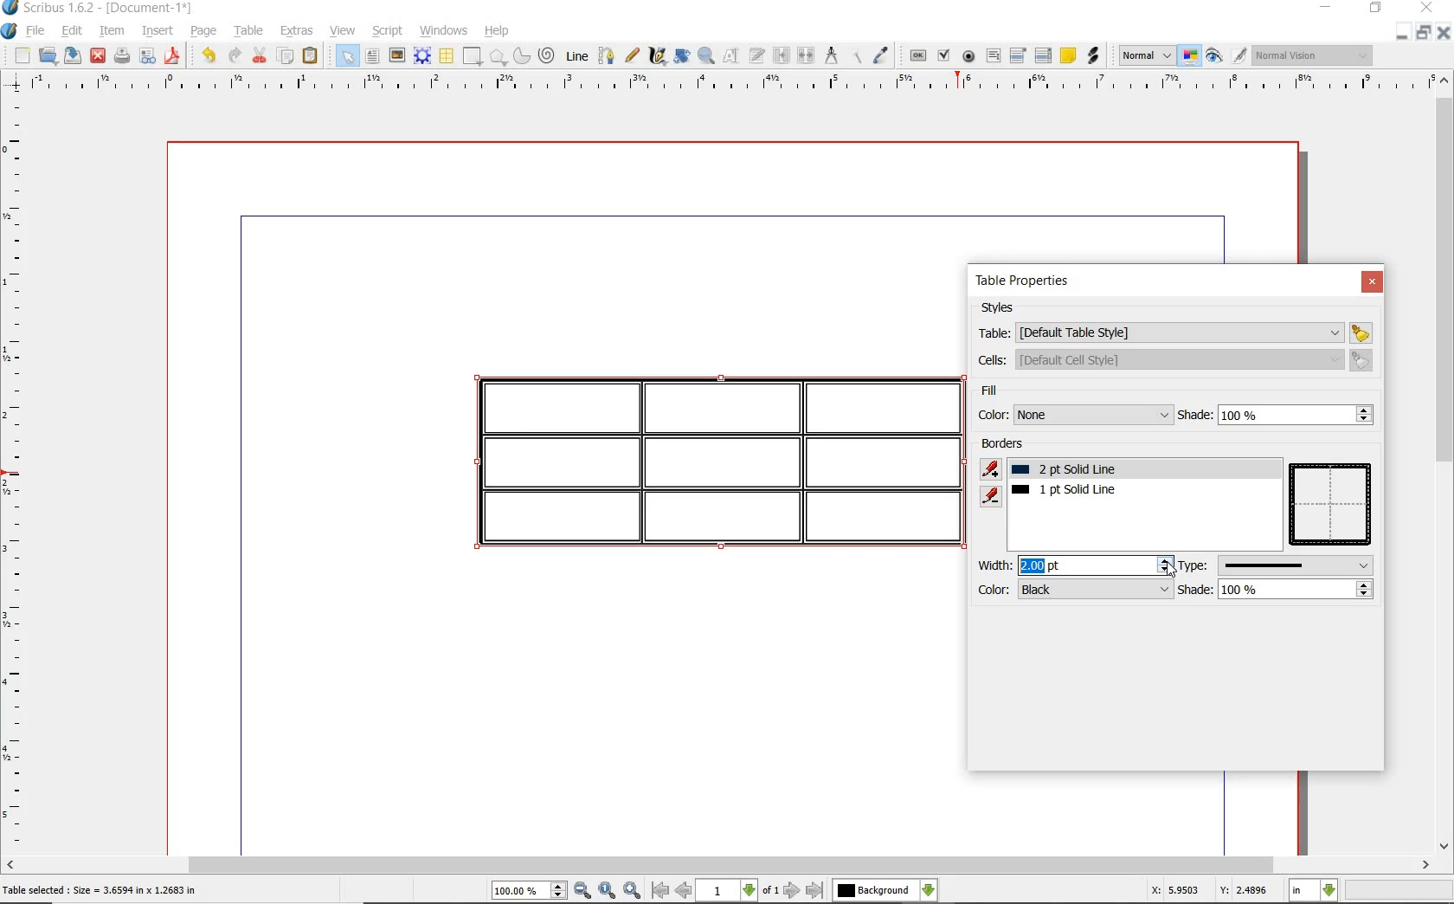 The image size is (1454, 904). What do you see at coordinates (607, 58) in the screenshot?
I see `bezier curve` at bounding box center [607, 58].